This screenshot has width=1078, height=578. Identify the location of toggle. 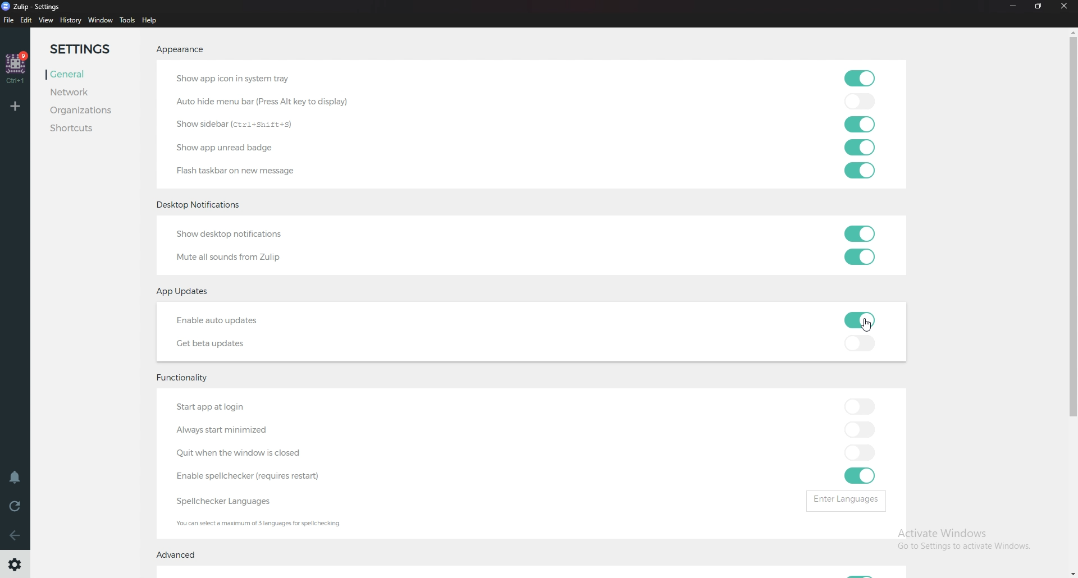
(860, 171).